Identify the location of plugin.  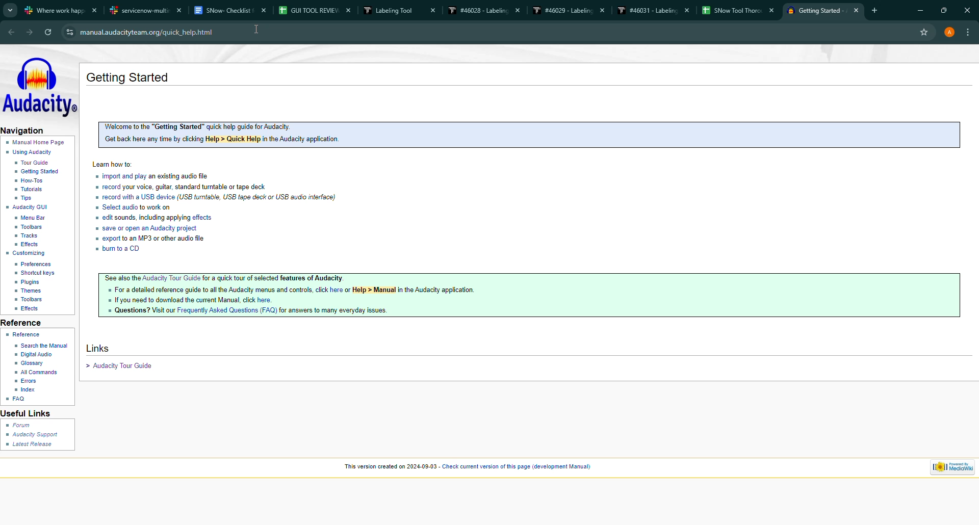
(33, 283).